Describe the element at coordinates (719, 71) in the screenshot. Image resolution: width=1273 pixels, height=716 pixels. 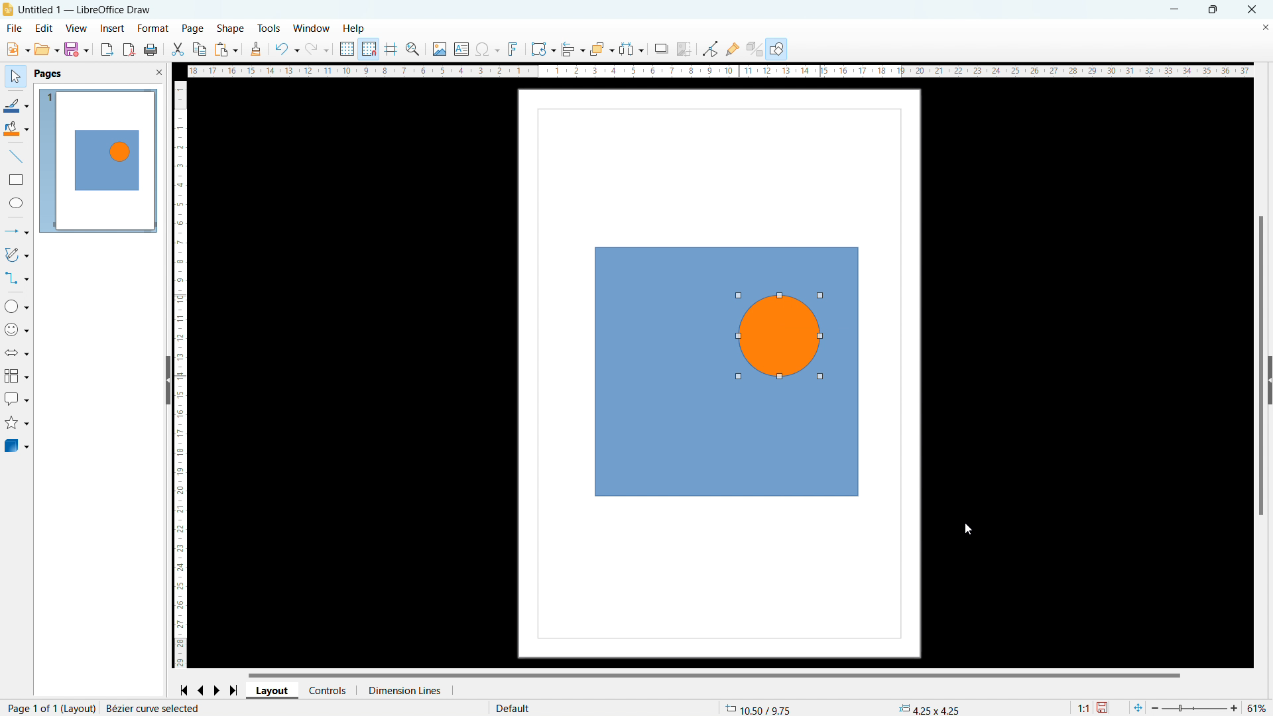
I see `horizontal ruler` at that location.